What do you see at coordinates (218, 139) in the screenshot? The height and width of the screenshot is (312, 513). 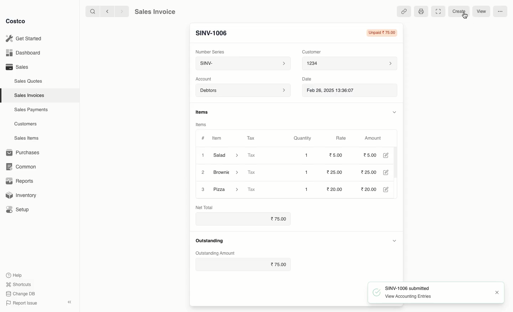 I see `Item` at bounding box center [218, 139].